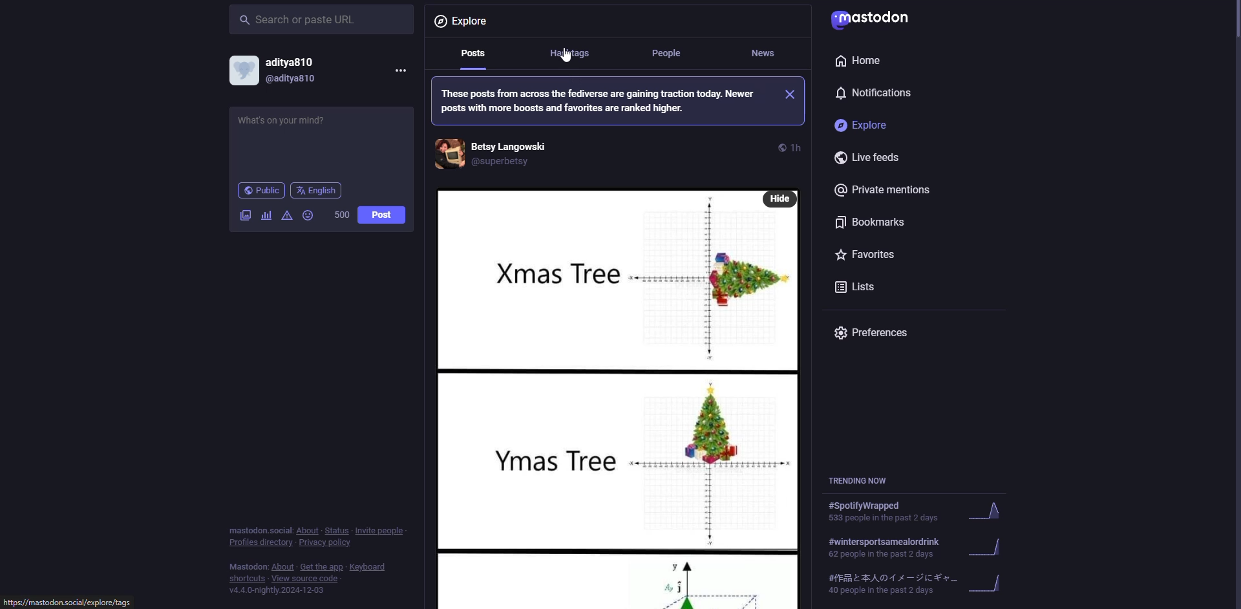 The width and height of the screenshot is (1241, 609). What do you see at coordinates (284, 70) in the screenshot?
I see `account` at bounding box center [284, 70].